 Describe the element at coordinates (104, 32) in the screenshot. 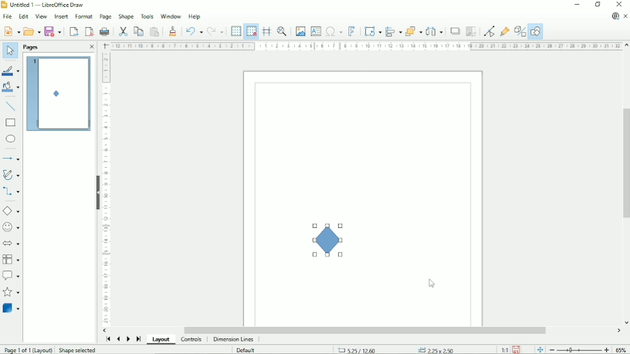

I see `Print` at that location.